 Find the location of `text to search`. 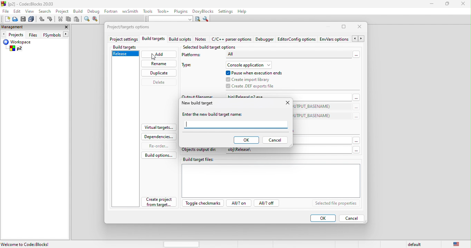

text to search is located at coordinates (167, 19).